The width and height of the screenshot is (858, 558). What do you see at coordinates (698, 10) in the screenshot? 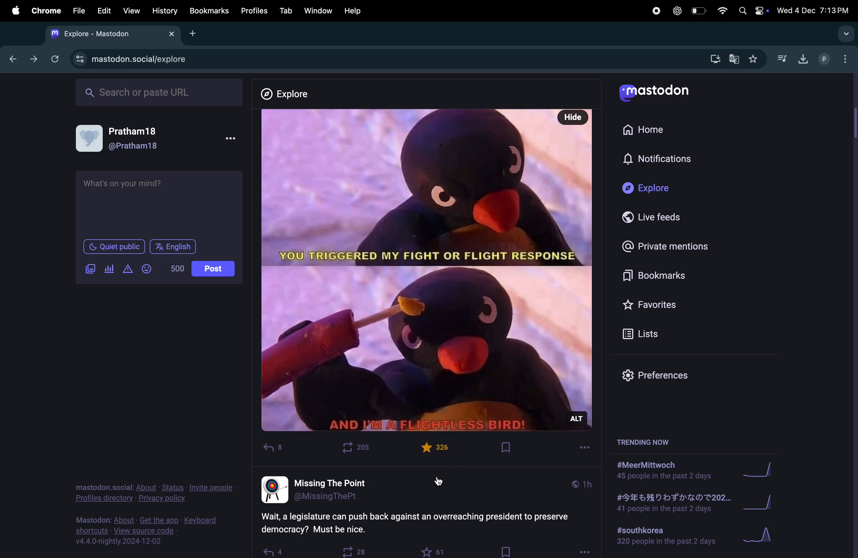
I see `battery` at bounding box center [698, 10].